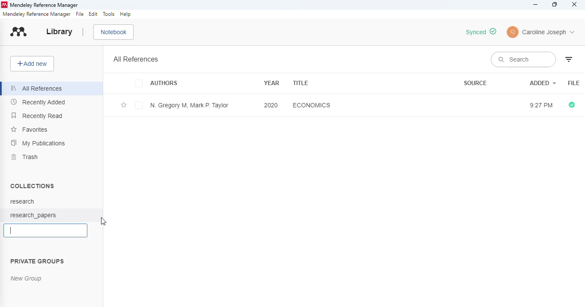 Image resolution: width=585 pixels, height=307 pixels. Describe the element at coordinates (549, 33) in the screenshot. I see `Caroline Joseph` at that location.